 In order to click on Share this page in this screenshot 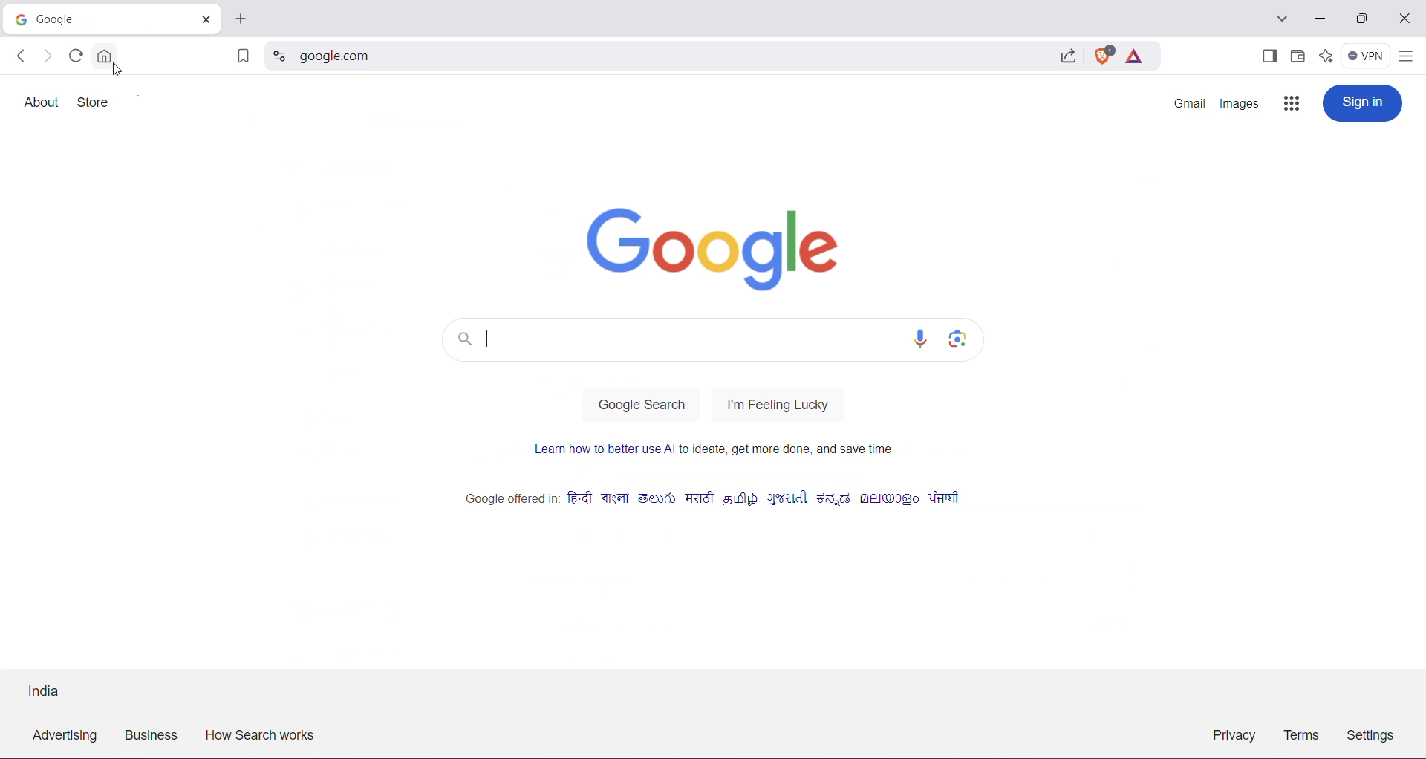, I will do `click(1067, 56)`.